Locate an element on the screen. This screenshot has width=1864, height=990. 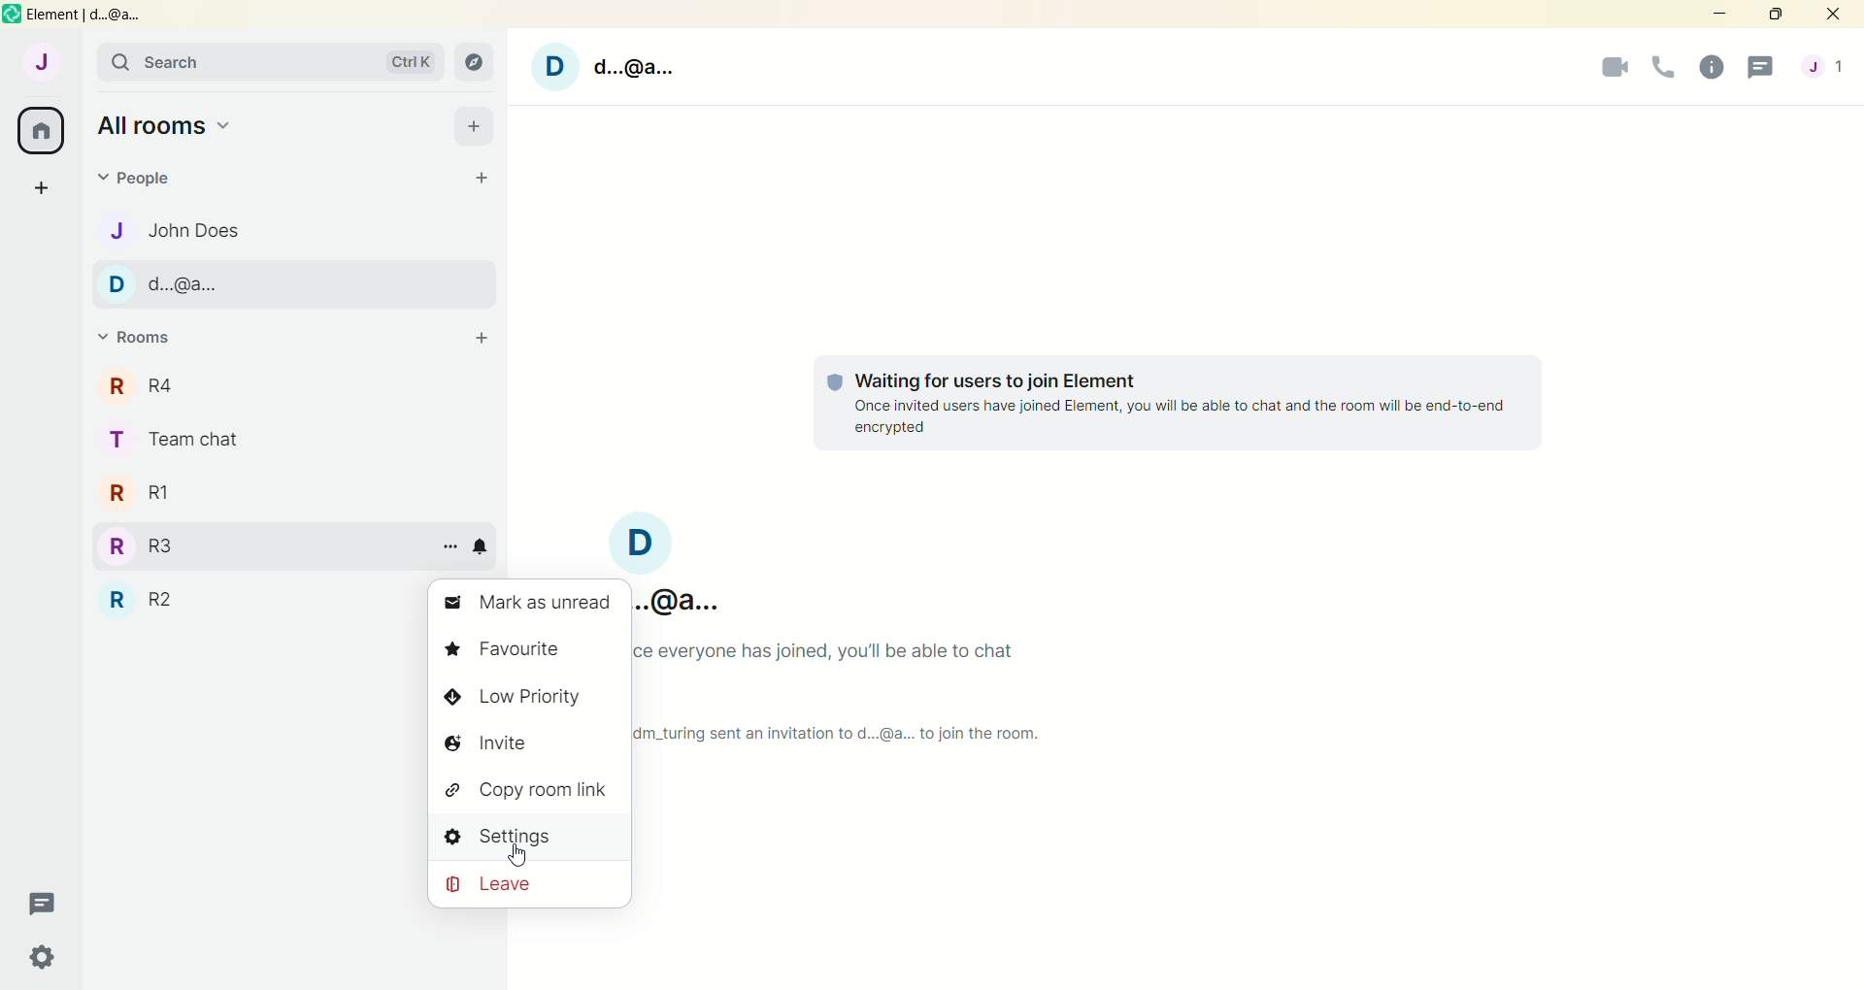
close is located at coordinates (1838, 16).